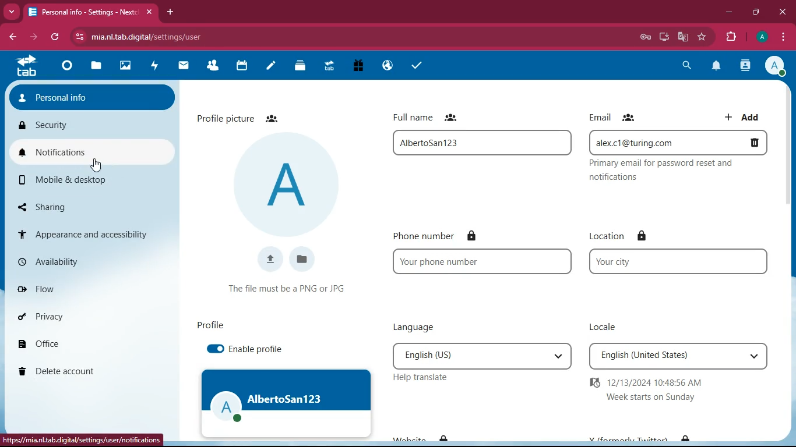 The height and width of the screenshot is (447, 796). What do you see at coordinates (755, 143) in the screenshot?
I see `delete` at bounding box center [755, 143].